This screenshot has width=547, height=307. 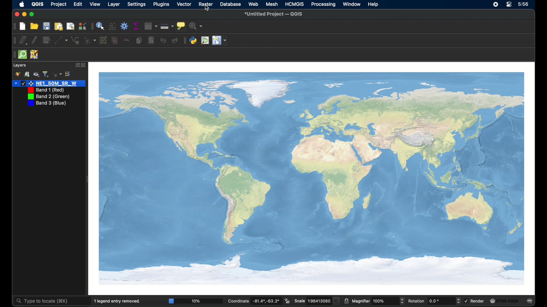 What do you see at coordinates (312, 179) in the screenshot?
I see `raster world map` at bounding box center [312, 179].